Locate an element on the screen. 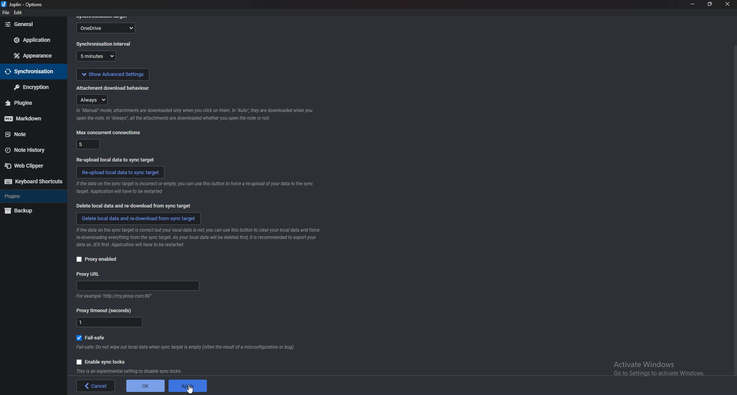 Image resolution: width=737 pixels, height=395 pixels. Activate Windows is located at coordinates (658, 366).